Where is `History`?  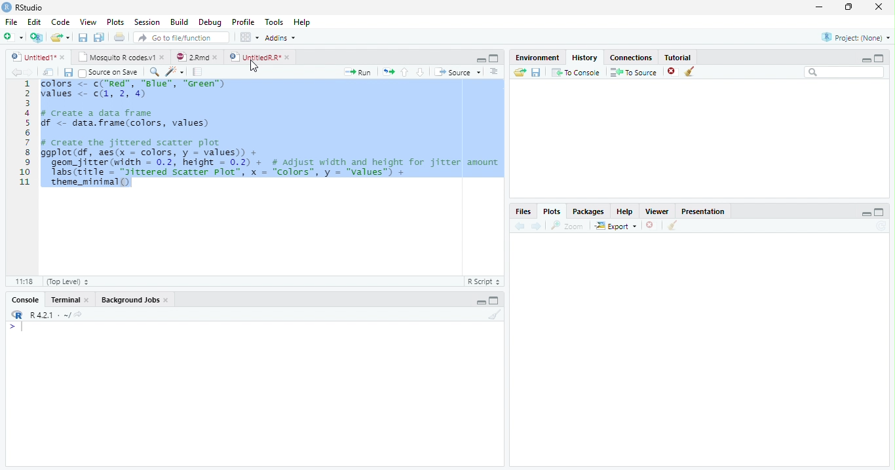
History is located at coordinates (585, 58).